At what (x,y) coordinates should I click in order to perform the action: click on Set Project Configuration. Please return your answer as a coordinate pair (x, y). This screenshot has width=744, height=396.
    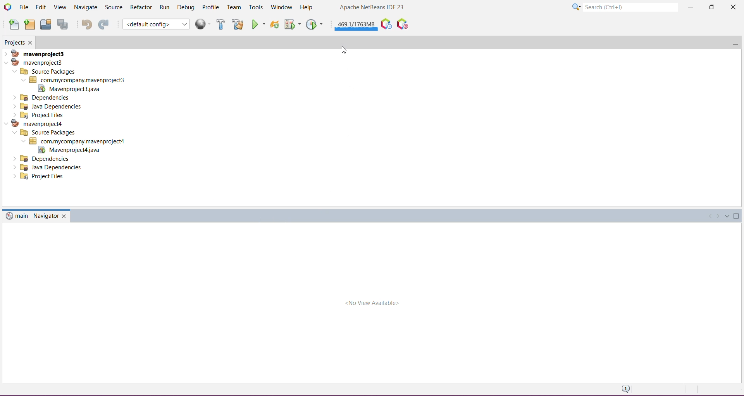
    Looking at the image, I should click on (156, 24).